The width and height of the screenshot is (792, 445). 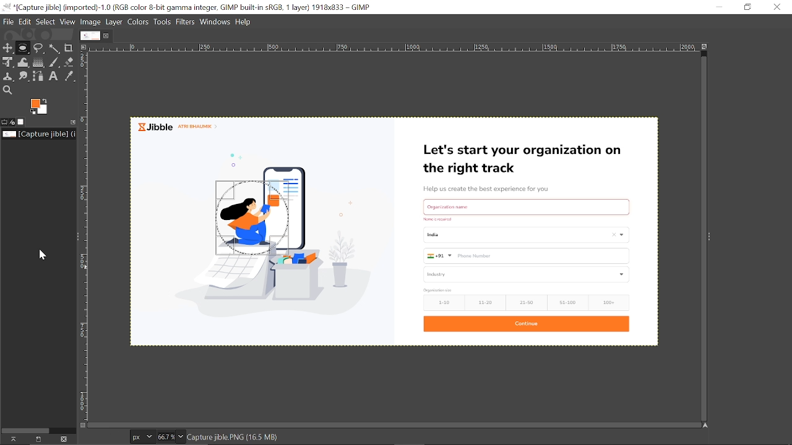 I want to click on Pixels, so click(x=140, y=438).